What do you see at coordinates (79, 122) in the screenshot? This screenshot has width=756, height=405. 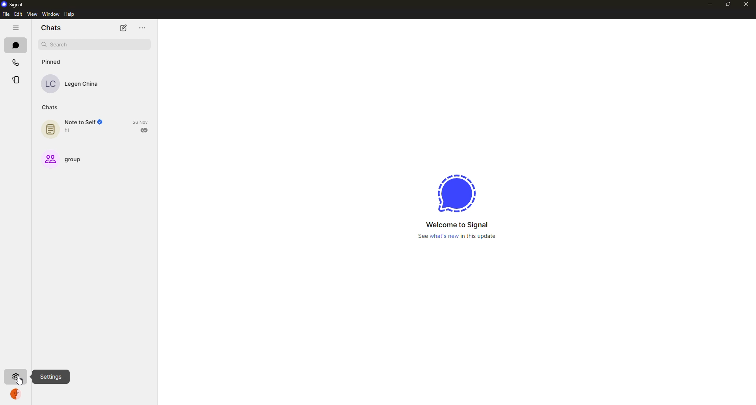 I see `Note to Self` at bounding box center [79, 122].